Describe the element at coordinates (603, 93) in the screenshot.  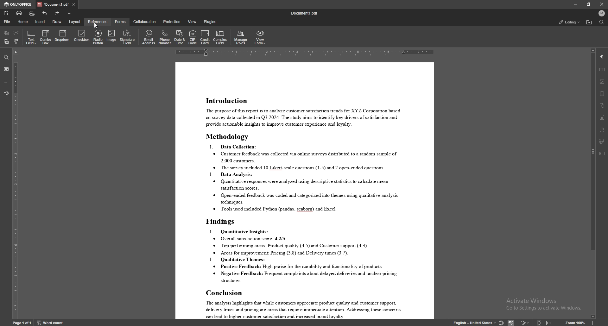
I see `header/footer` at that location.